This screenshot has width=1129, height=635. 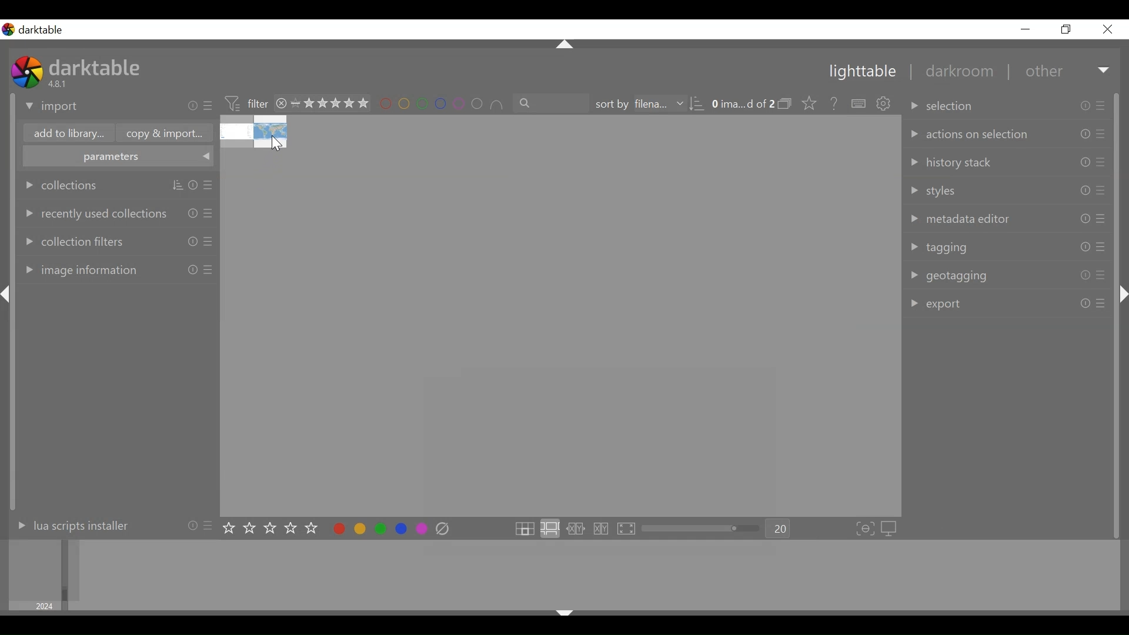 I want to click on , so click(x=1102, y=192).